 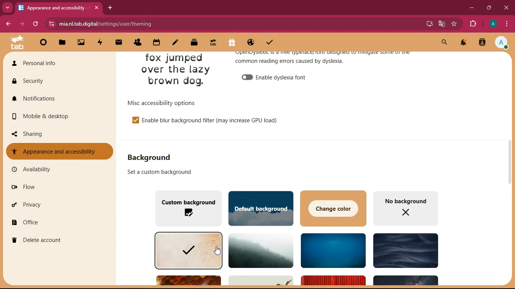 I want to click on office, so click(x=57, y=222).